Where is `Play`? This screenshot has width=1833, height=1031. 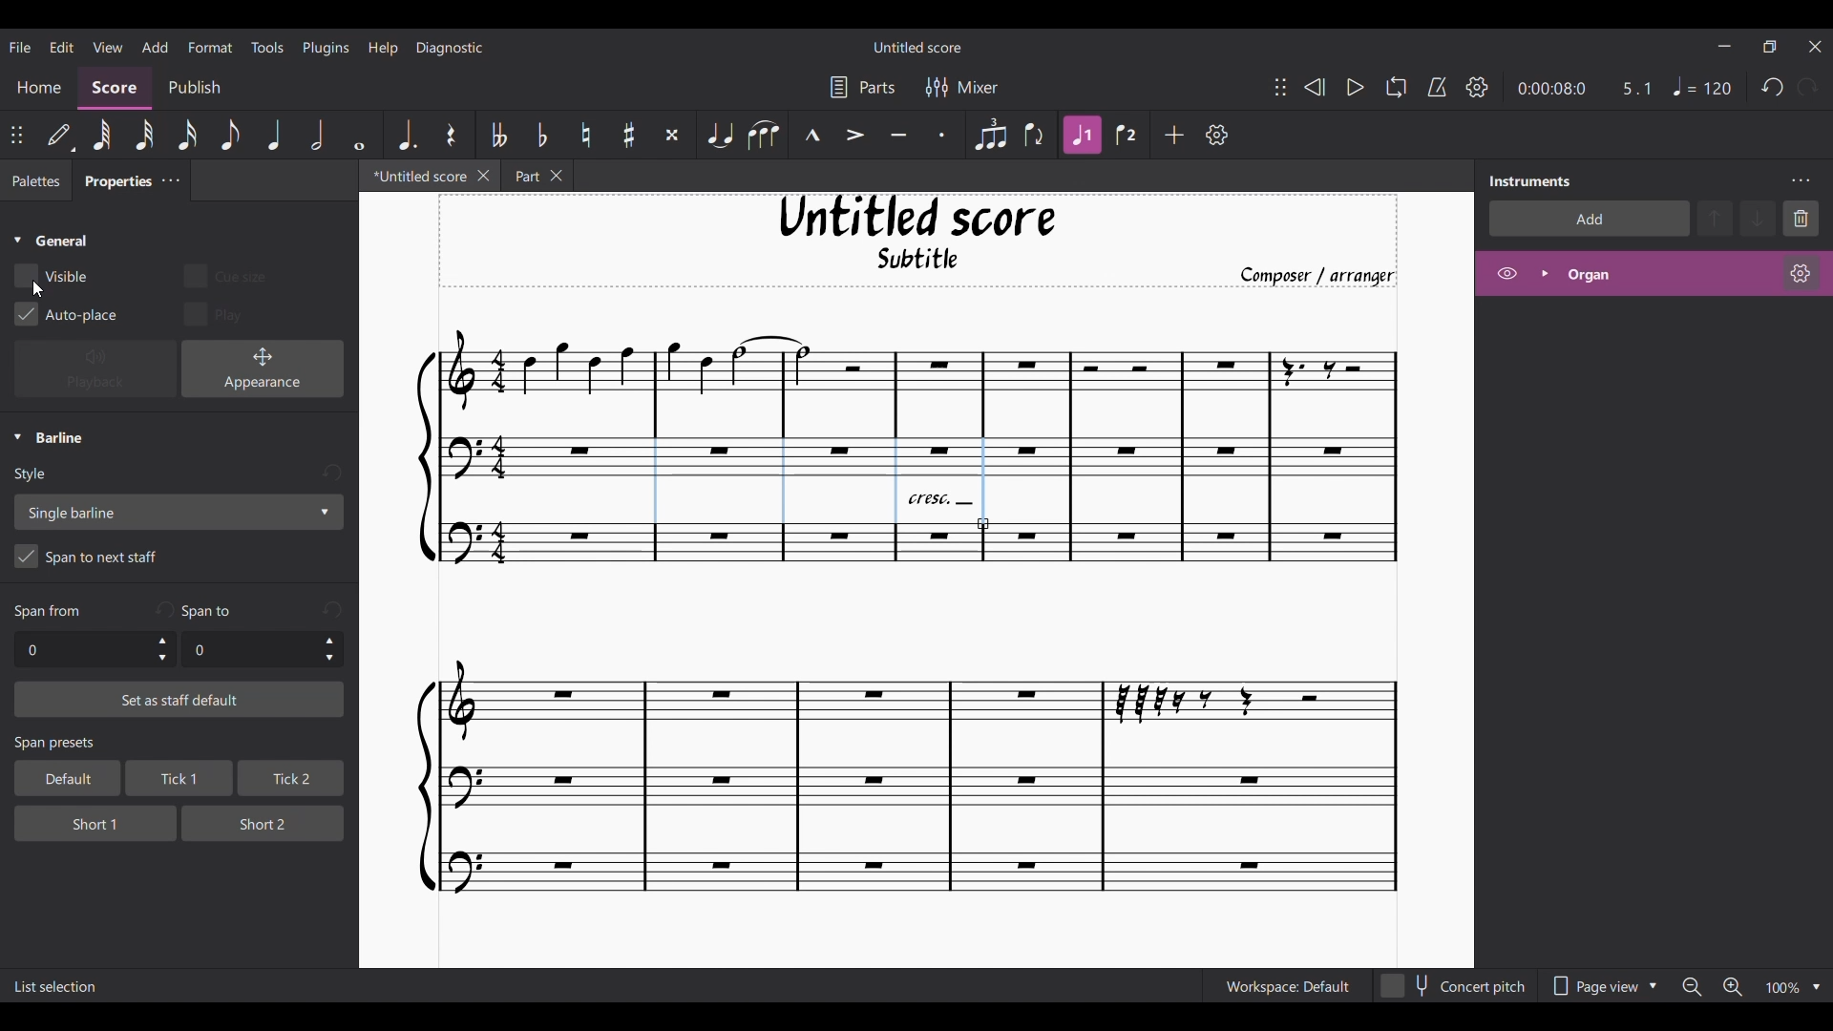 Play is located at coordinates (1355, 88).